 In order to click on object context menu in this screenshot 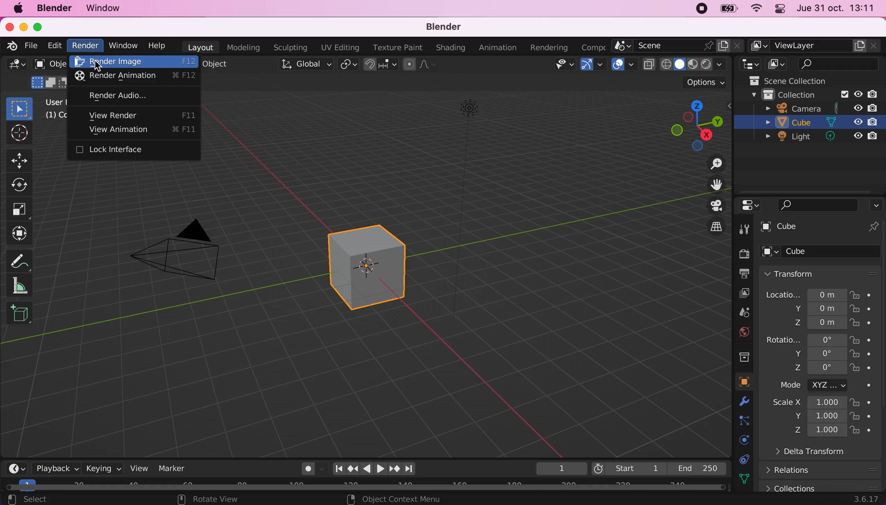, I will do `click(395, 499)`.